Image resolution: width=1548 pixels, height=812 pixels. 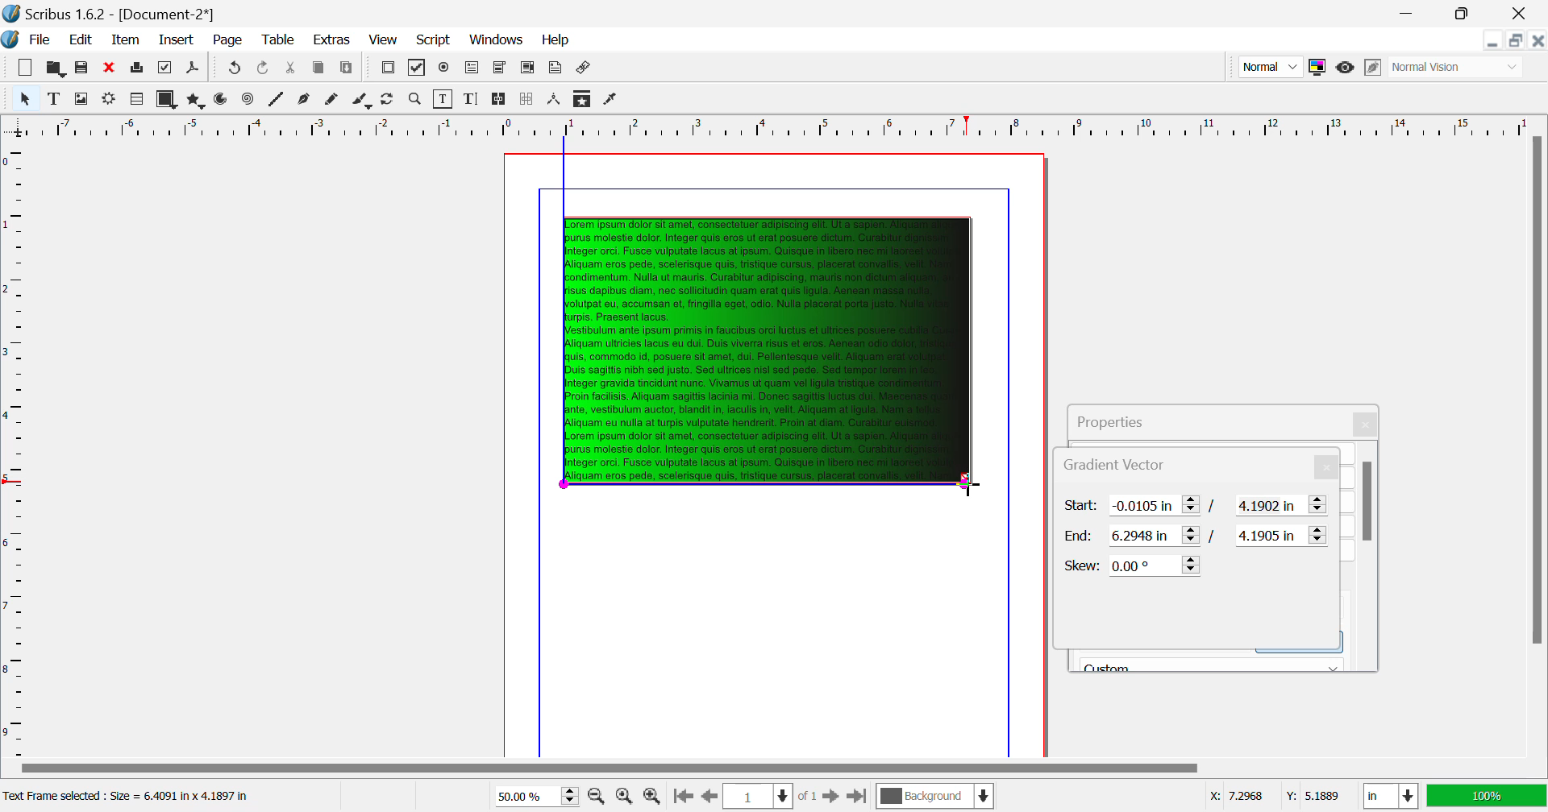 What do you see at coordinates (1068, 466) in the screenshot?
I see `Gradient Vector Tab Heading` at bounding box center [1068, 466].